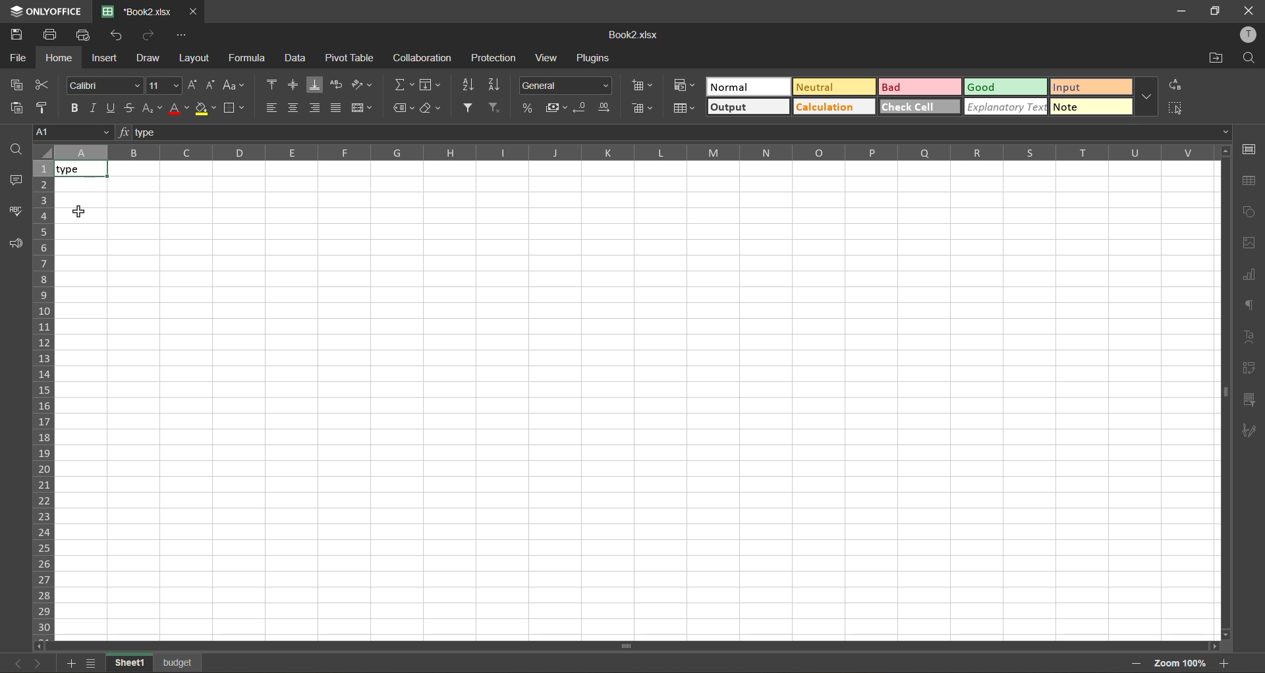 The image size is (1265, 673). Describe the element at coordinates (46, 84) in the screenshot. I see `cut` at that location.